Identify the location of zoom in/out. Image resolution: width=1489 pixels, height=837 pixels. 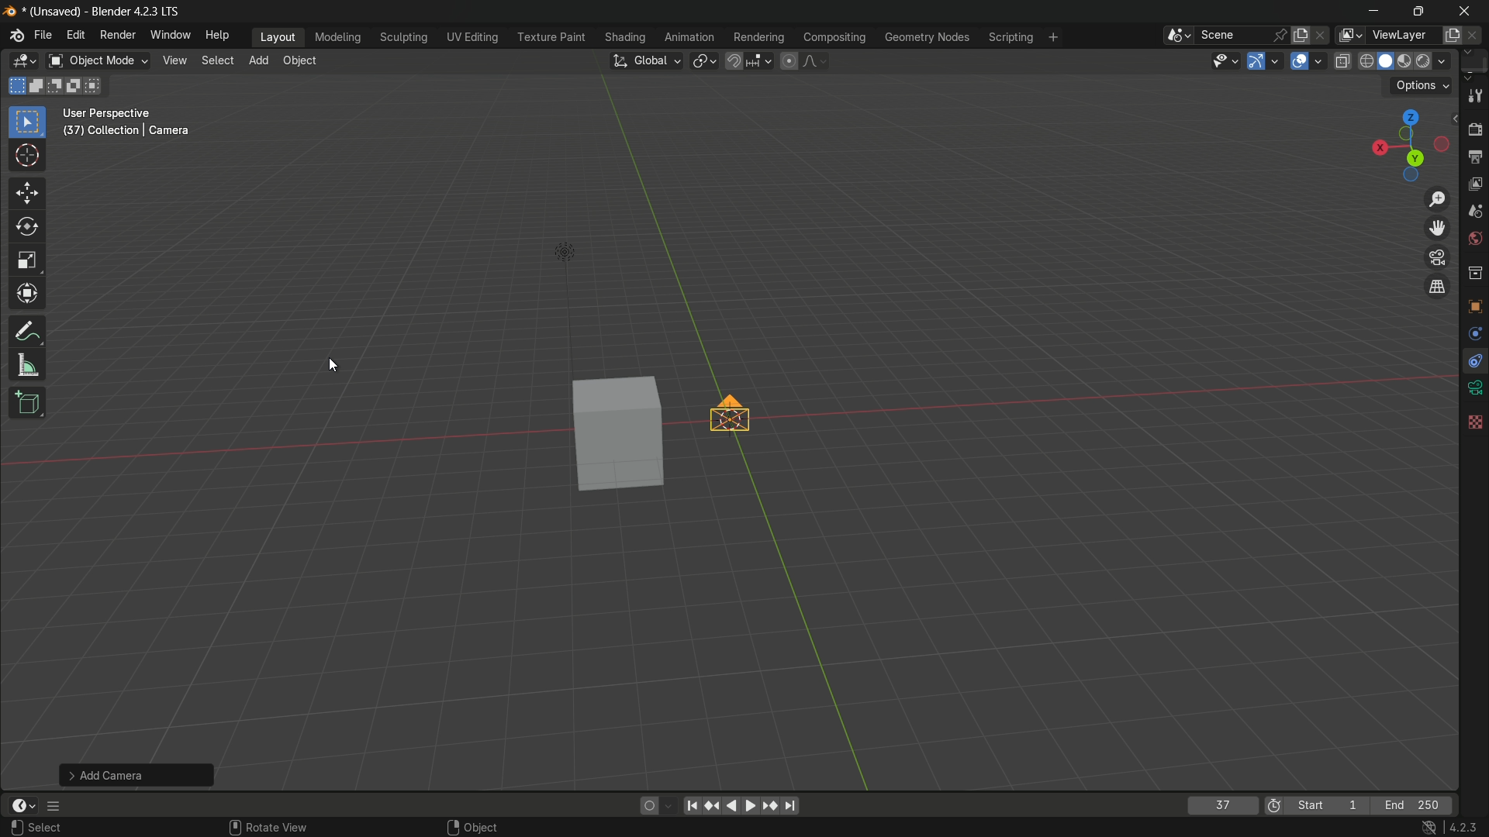
(1437, 198).